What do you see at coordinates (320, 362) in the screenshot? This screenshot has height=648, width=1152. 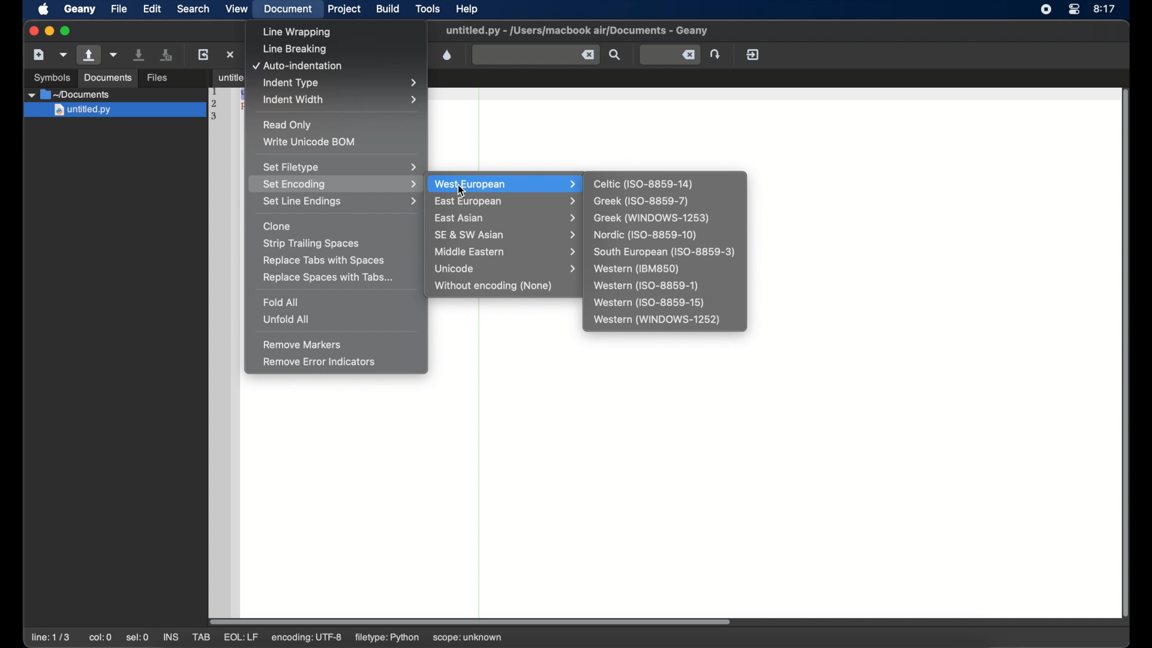 I see `remove error indicators` at bounding box center [320, 362].